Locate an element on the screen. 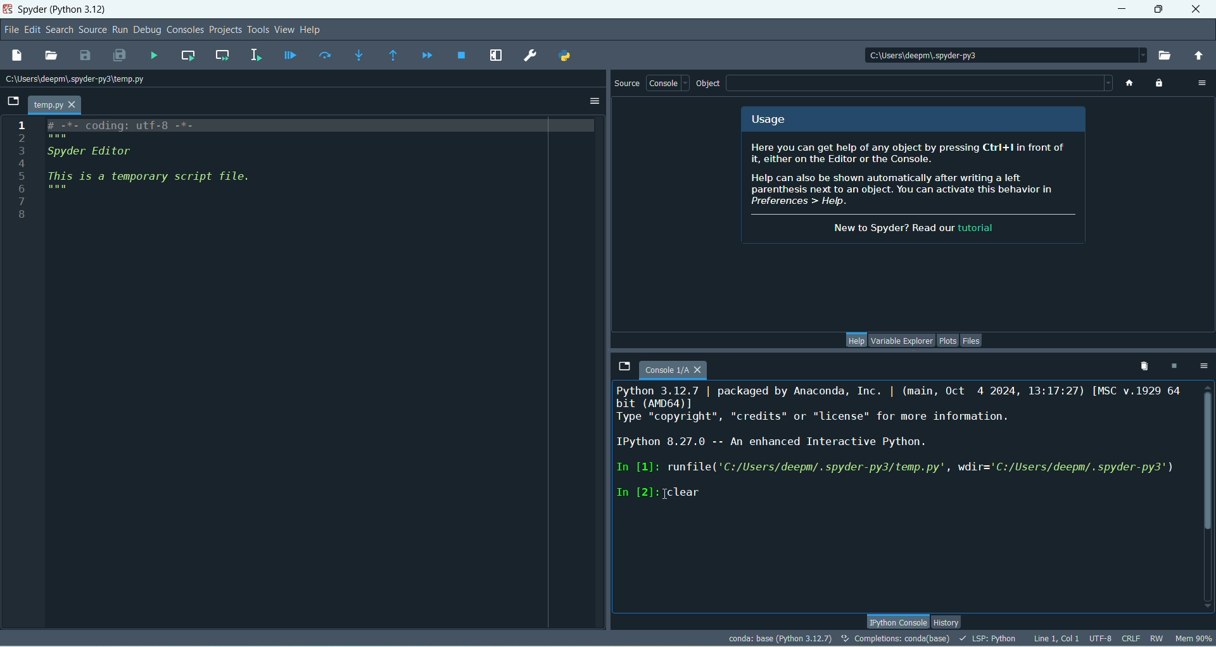  home is located at coordinates (1129, 84).